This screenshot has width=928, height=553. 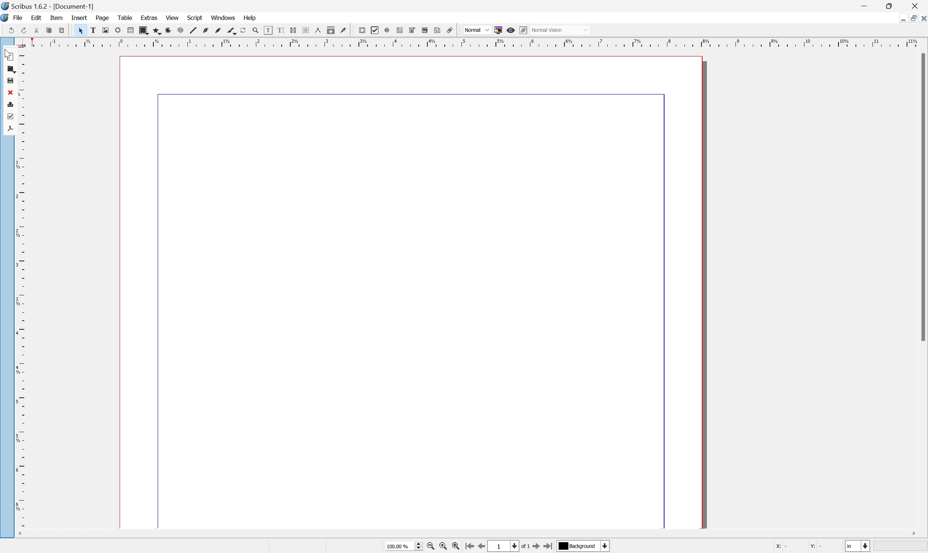 What do you see at coordinates (361, 31) in the screenshot?
I see `edit contents of frame` at bounding box center [361, 31].